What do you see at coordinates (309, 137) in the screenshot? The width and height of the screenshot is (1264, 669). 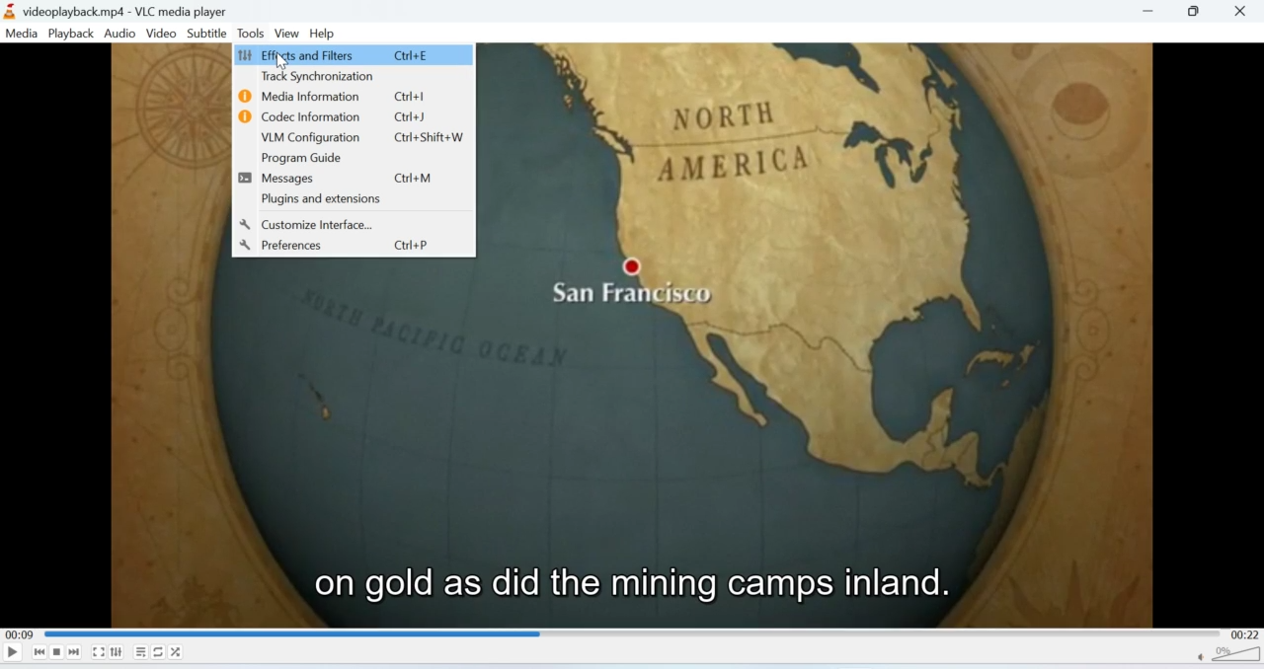 I see `VLM Configuration` at bounding box center [309, 137].